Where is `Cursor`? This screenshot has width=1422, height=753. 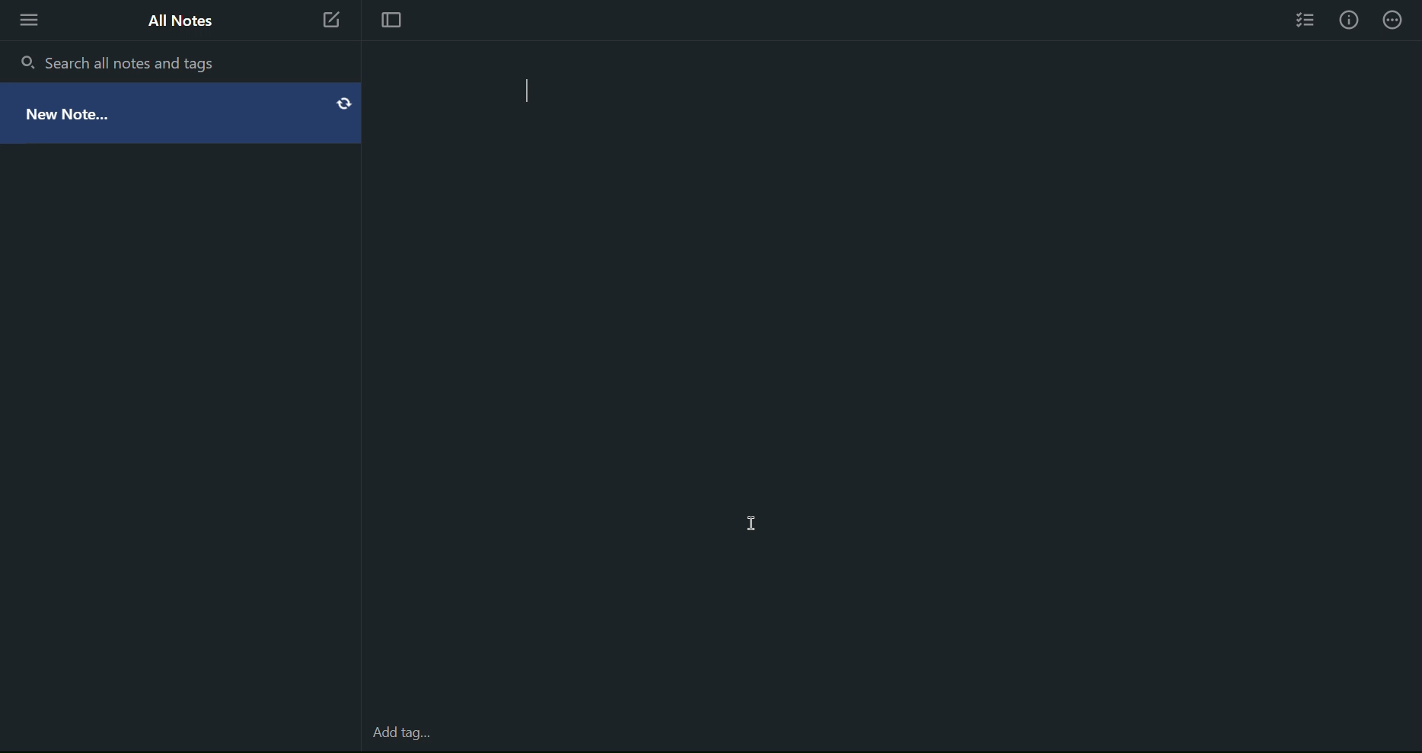 Cursor is located at coordinates (750, 521).